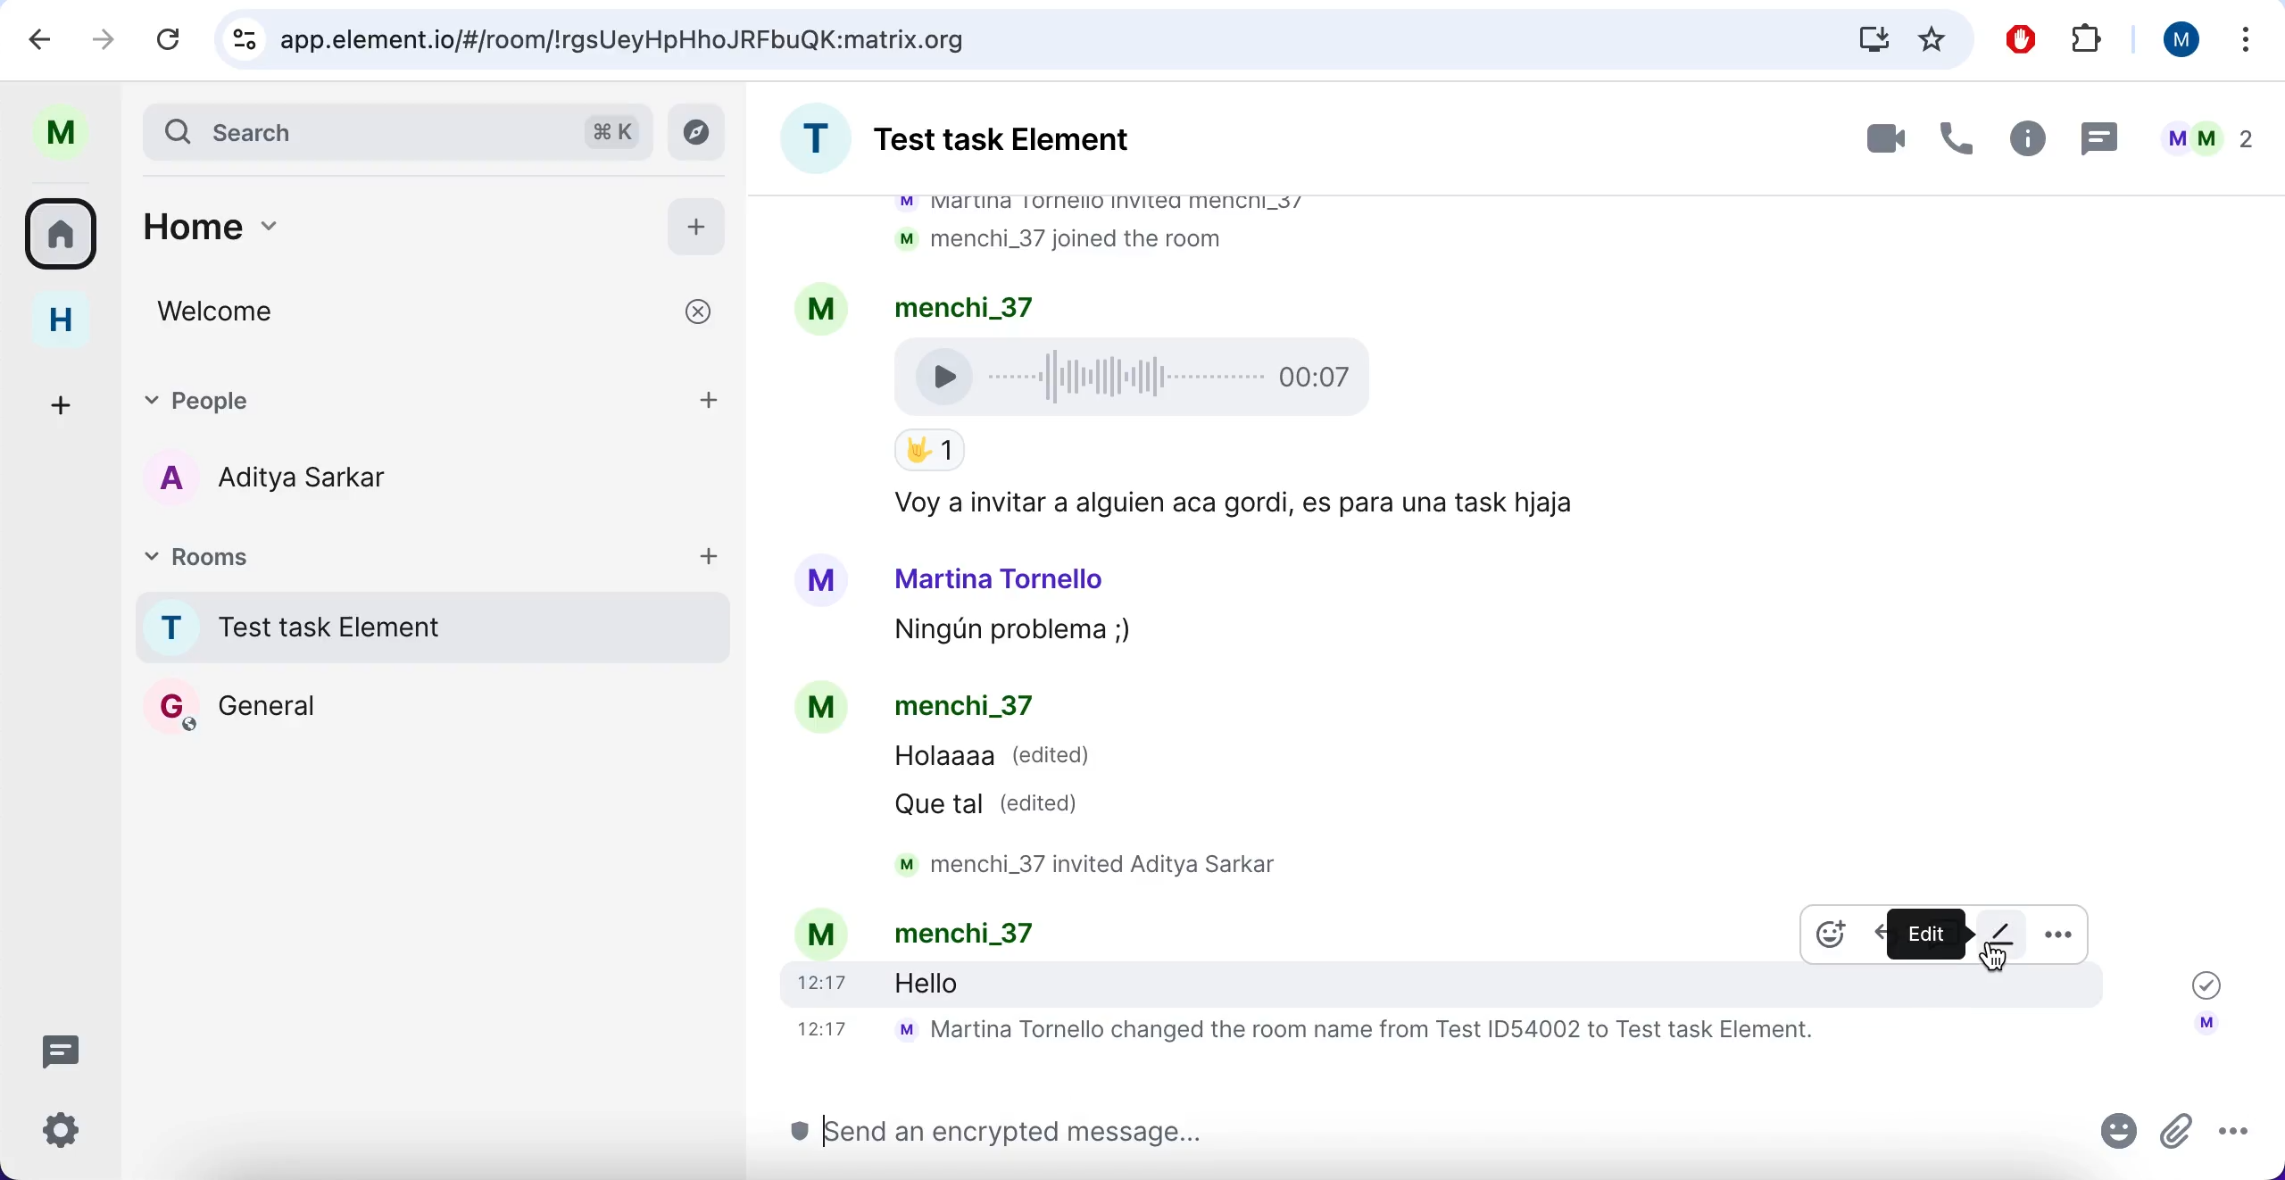 The width and height of the screenshot is (2285, 1180). What do you see at coordinates (1959, 141) in the screenshot?
I see `call` at bounding box center [1959, 141].